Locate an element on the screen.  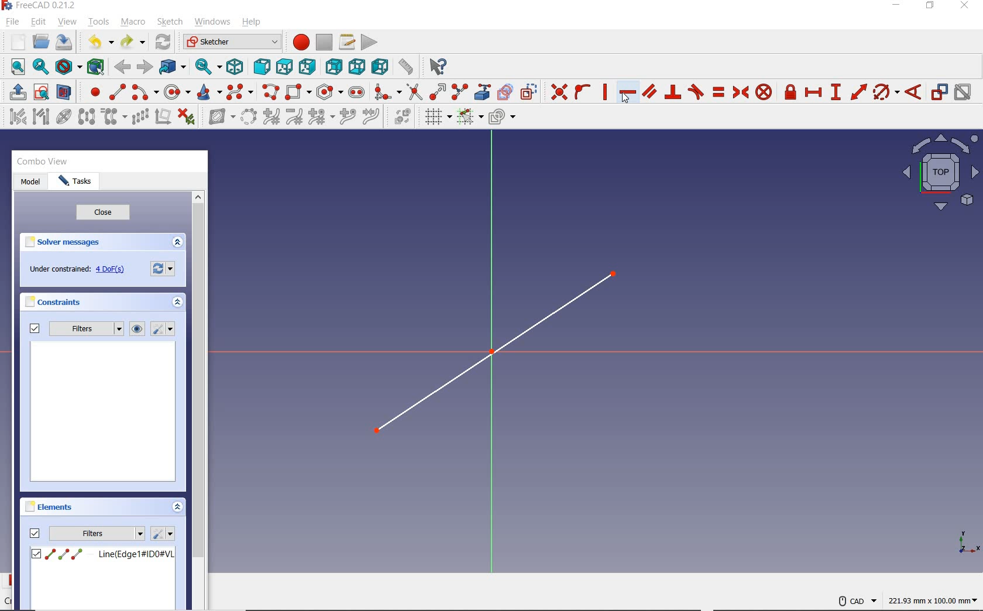
SYMMETRY is located at coordinates (87, 116).